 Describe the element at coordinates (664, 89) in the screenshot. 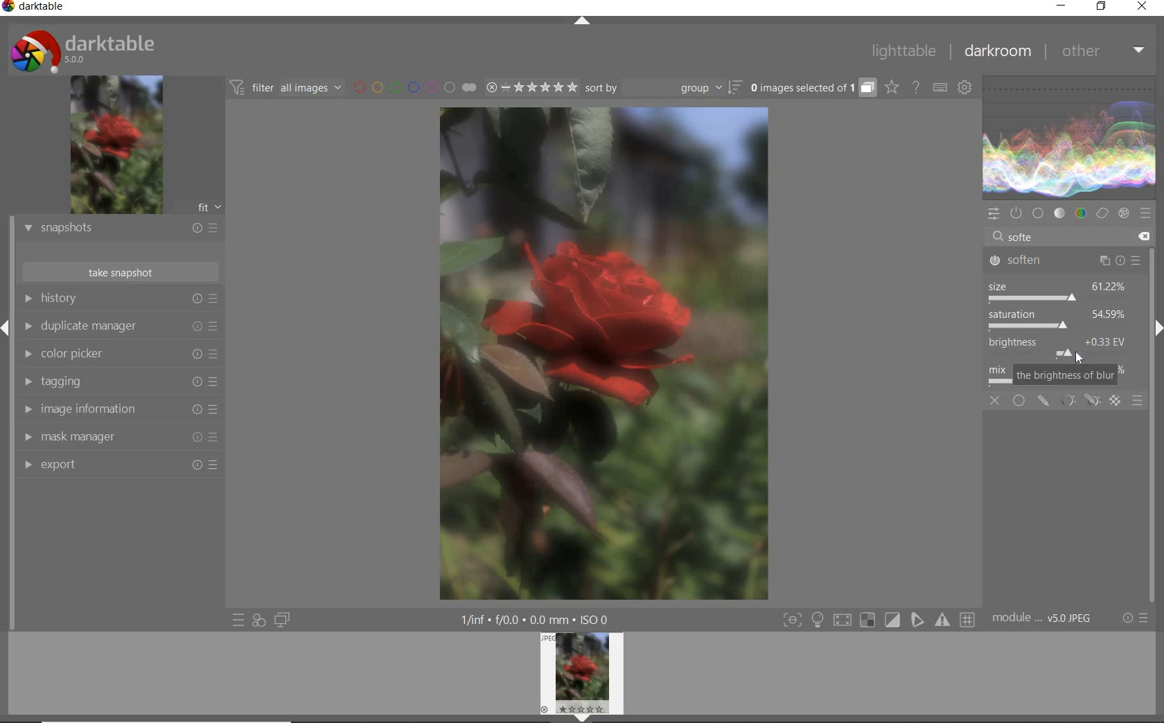

I see `sort` at that location.